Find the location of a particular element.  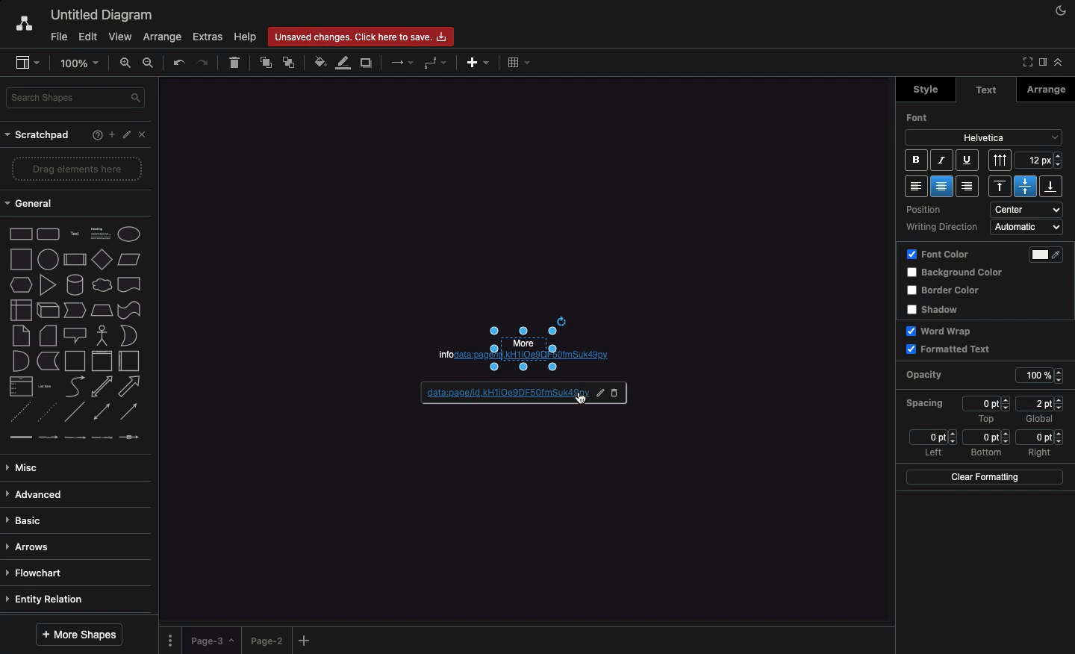

actor is located at coordinates (101, 336).